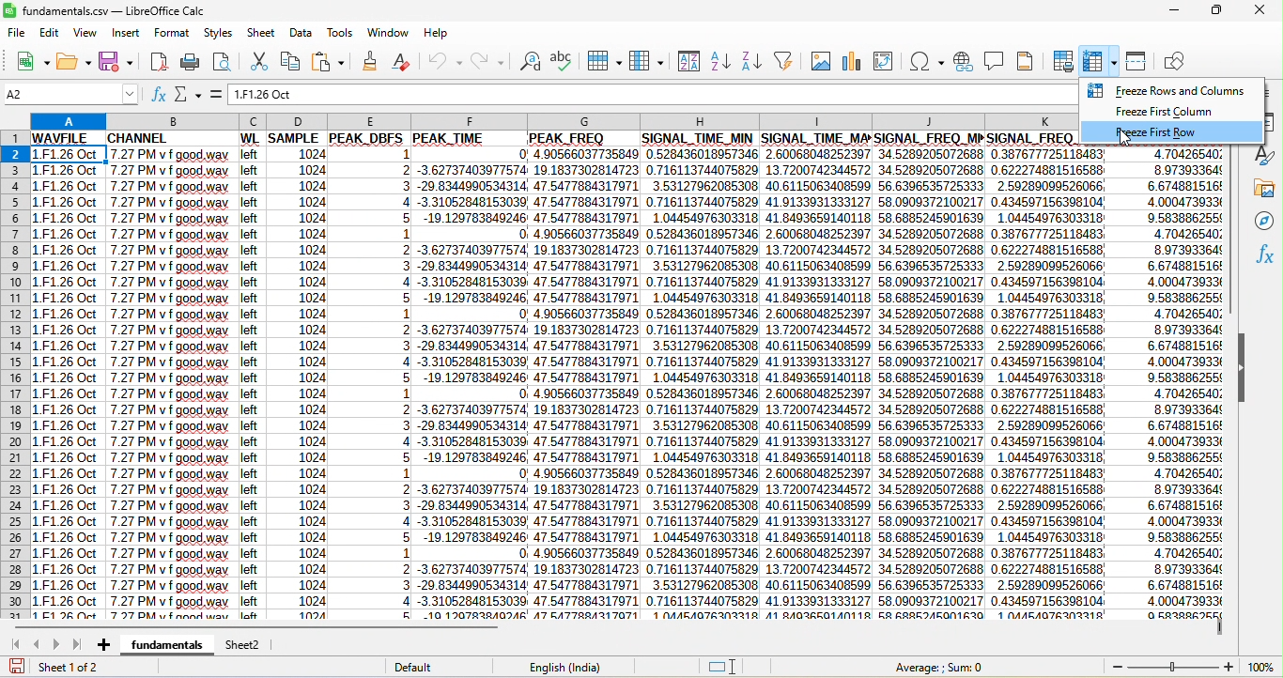 Image resolution: width=1283 pixels, height=678 pixels. I want to click on freeze rows and columns, so click(1170, 88).